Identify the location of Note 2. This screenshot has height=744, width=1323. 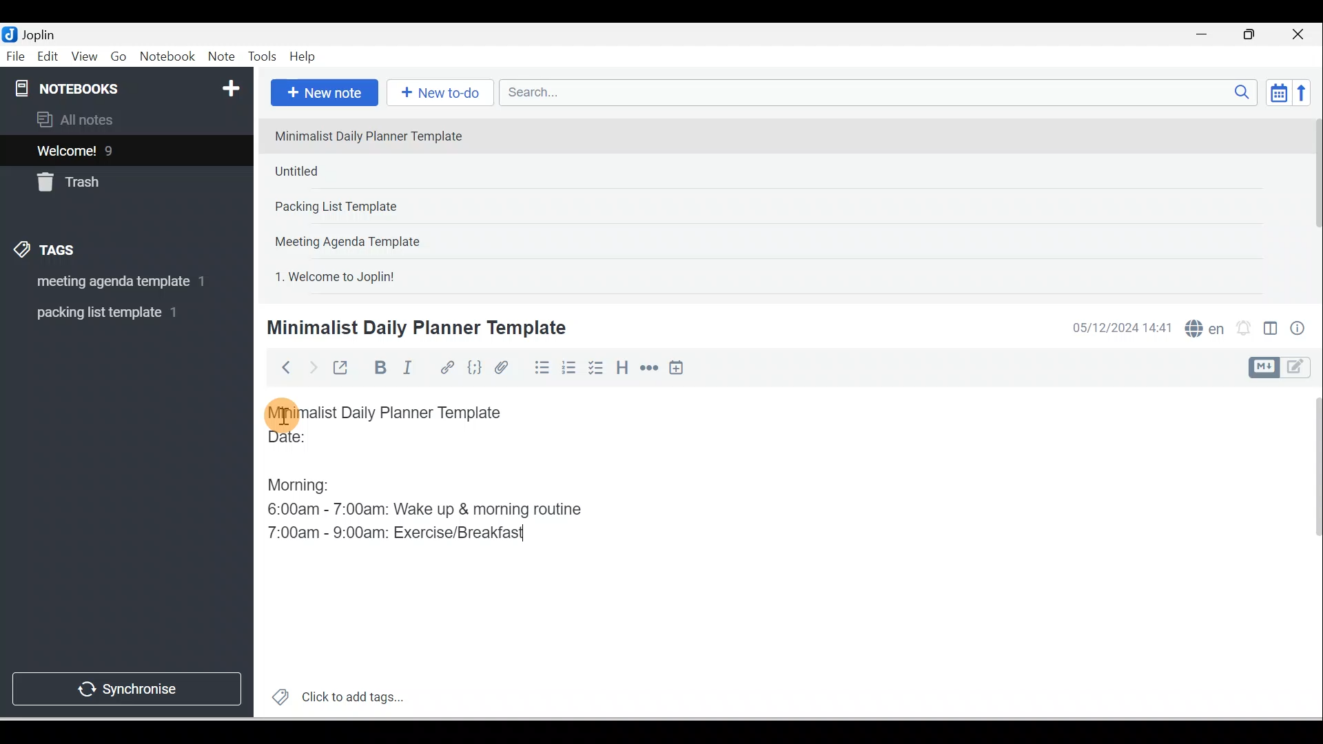
(365, 171).